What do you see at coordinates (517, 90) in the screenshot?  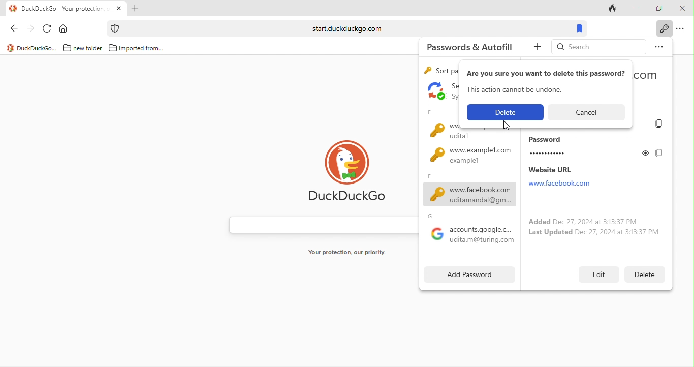 I see `this action cannot be undone` at bounding box center [517, 90].